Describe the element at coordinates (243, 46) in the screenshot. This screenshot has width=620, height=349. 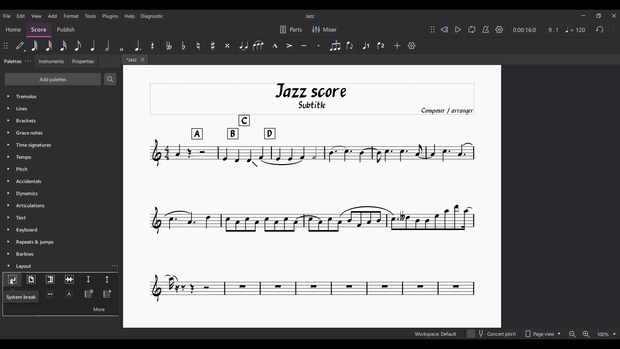
I see `Tie` at that location.